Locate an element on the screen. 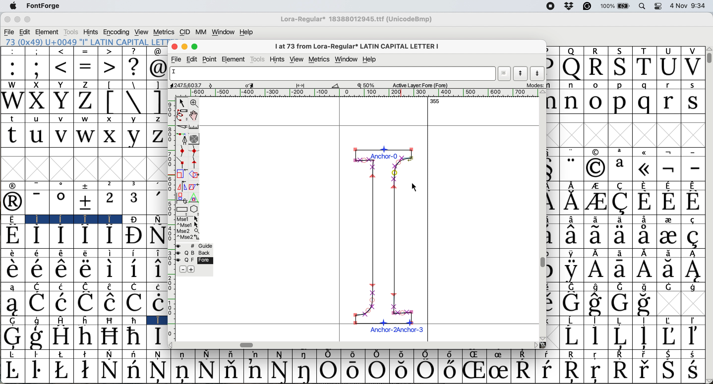  Symbol is located at coordinates (694, 270).